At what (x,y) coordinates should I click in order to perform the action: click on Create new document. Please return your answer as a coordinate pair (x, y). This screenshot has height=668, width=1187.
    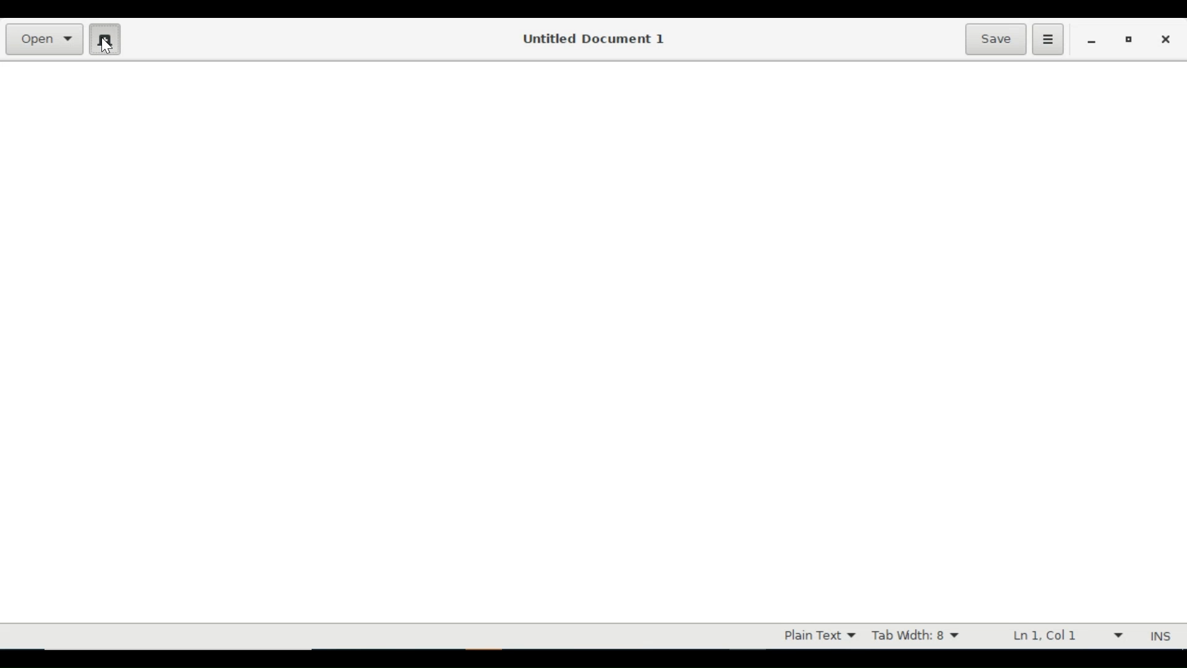
    Looking at the image, I should click on (104, 38).